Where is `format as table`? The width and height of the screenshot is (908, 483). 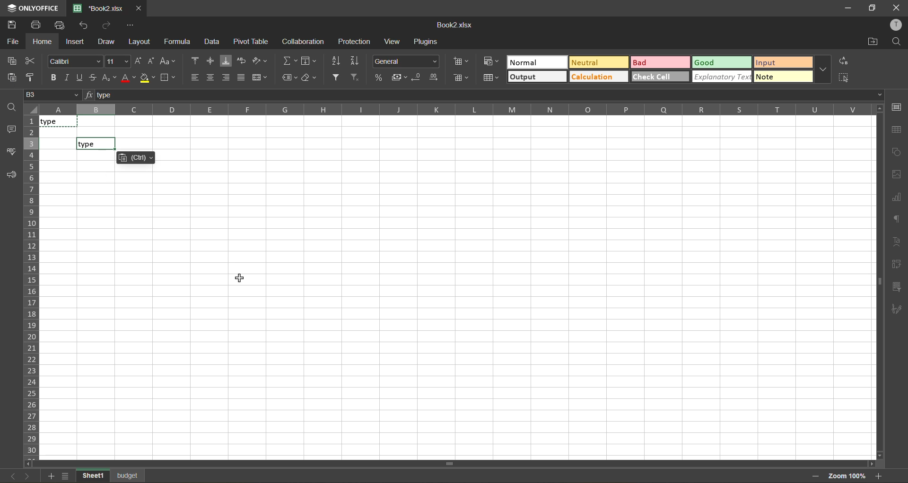
format as table is located at coordinates (491, 78).